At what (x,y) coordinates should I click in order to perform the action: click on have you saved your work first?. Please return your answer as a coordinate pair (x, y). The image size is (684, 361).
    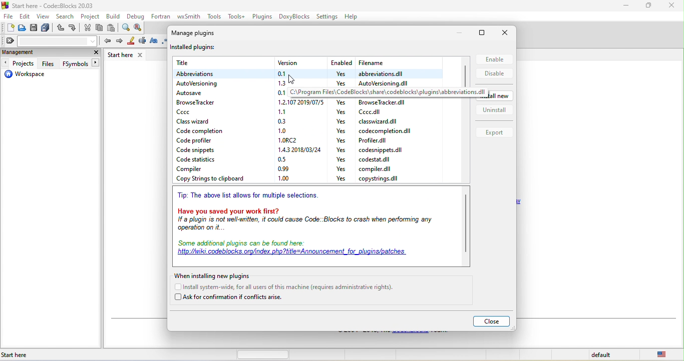
    Looking at the image, I should click on (309, 209).